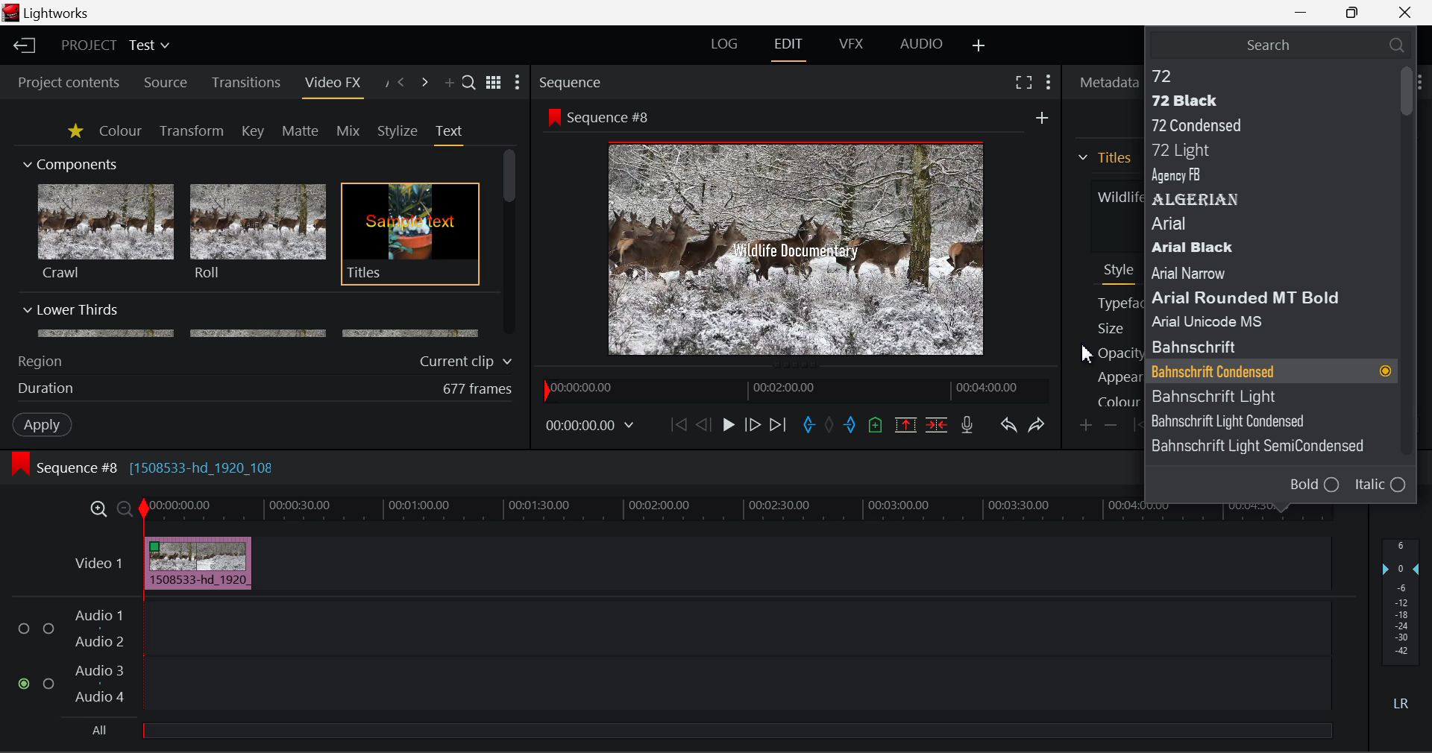 Image resolution: width=1432 pixels, height=753 pixels. Describe the element at coordinates (447, 84) in the screenshot. I see `Add Panel` at that location.